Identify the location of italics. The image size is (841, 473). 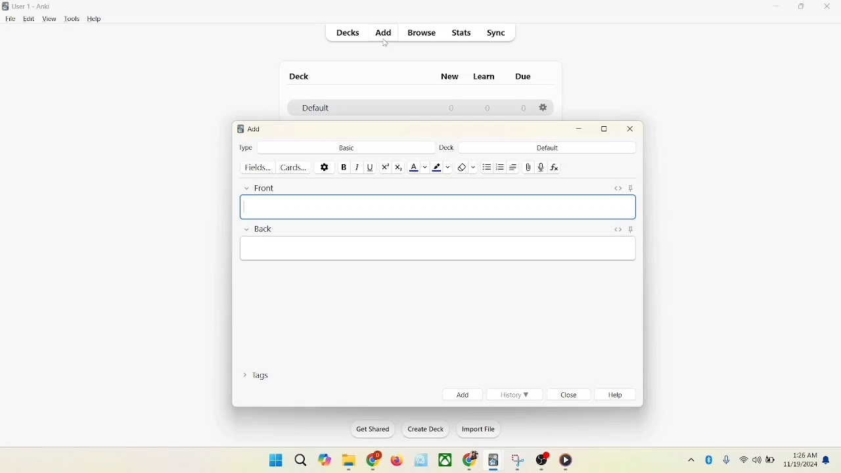
(356, 168).